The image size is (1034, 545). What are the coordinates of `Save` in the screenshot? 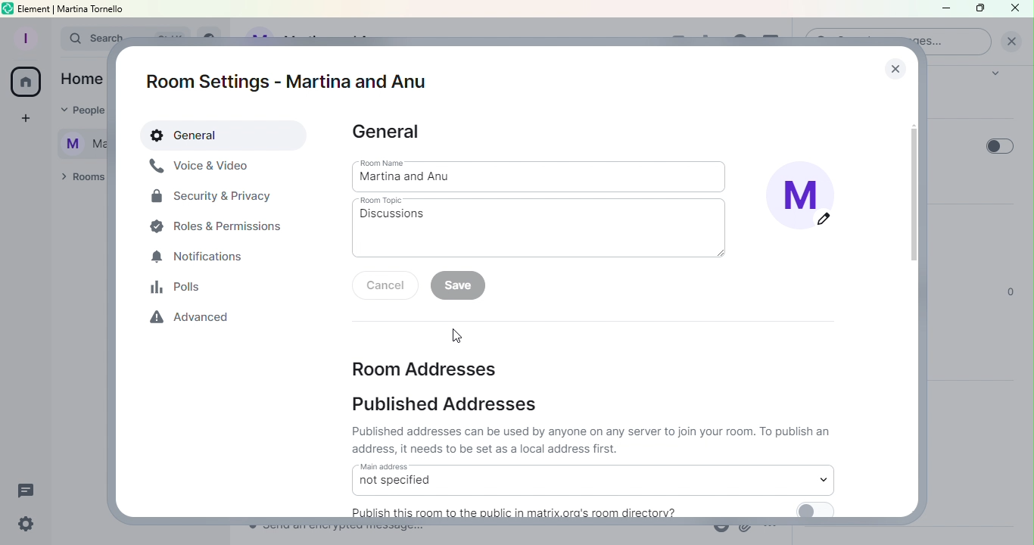 It's located at (462, 286).